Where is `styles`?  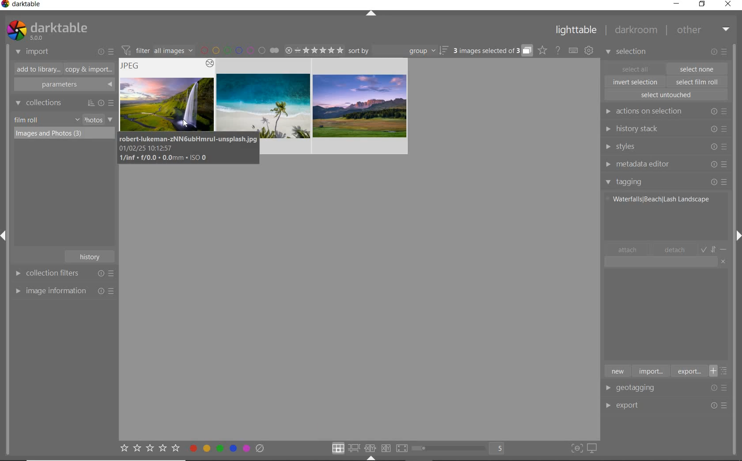
styles is located at coordinates (665, 147).